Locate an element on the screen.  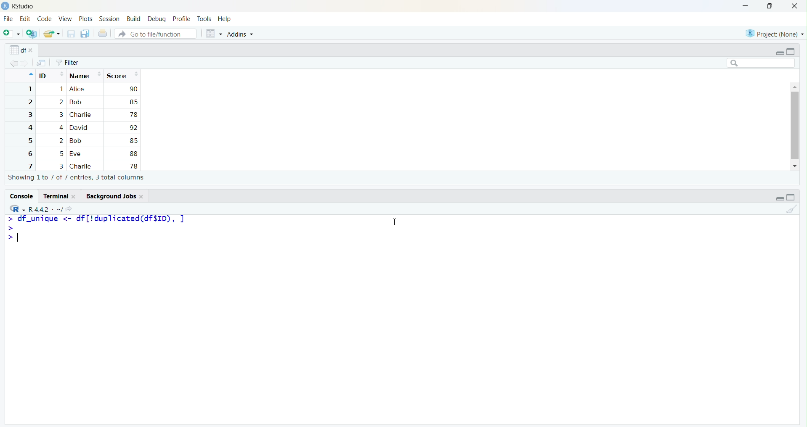
. ~/> is located at coordinates (63, 210).